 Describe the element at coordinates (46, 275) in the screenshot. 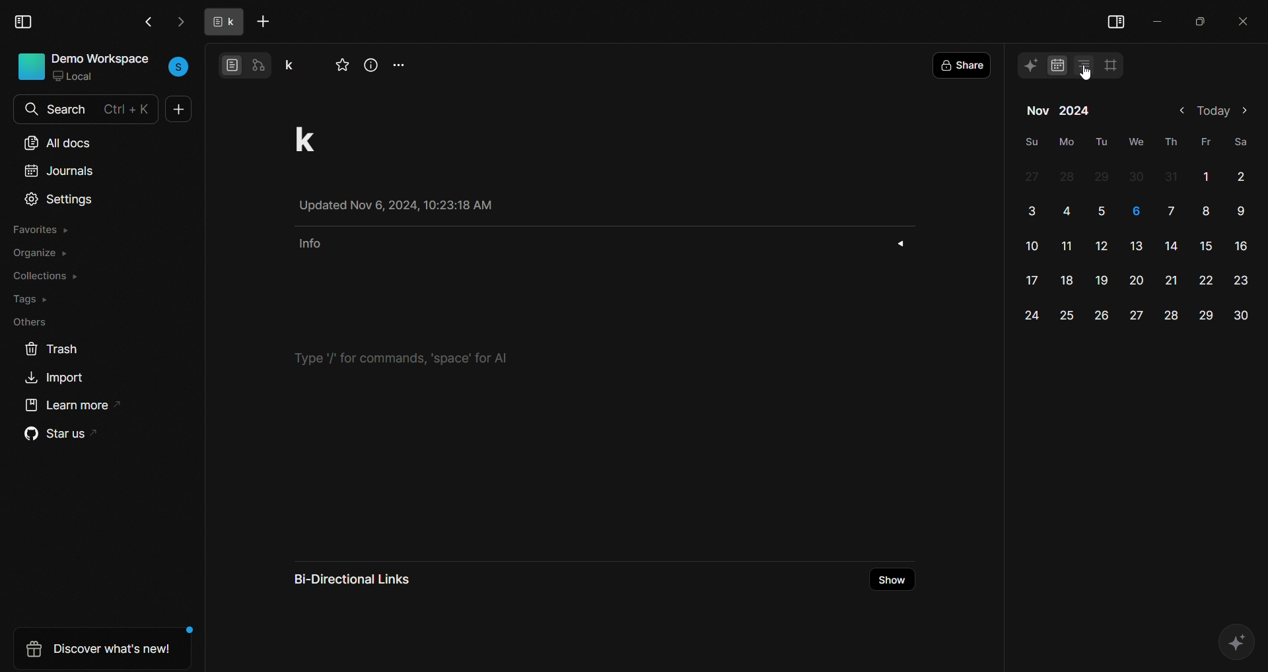

I see `collections` at that location.